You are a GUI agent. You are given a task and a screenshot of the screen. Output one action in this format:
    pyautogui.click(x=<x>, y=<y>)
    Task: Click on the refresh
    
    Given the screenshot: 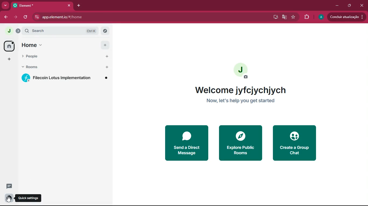 What is the action you would take?
    pyautogui.click(x=26, y=17)
    